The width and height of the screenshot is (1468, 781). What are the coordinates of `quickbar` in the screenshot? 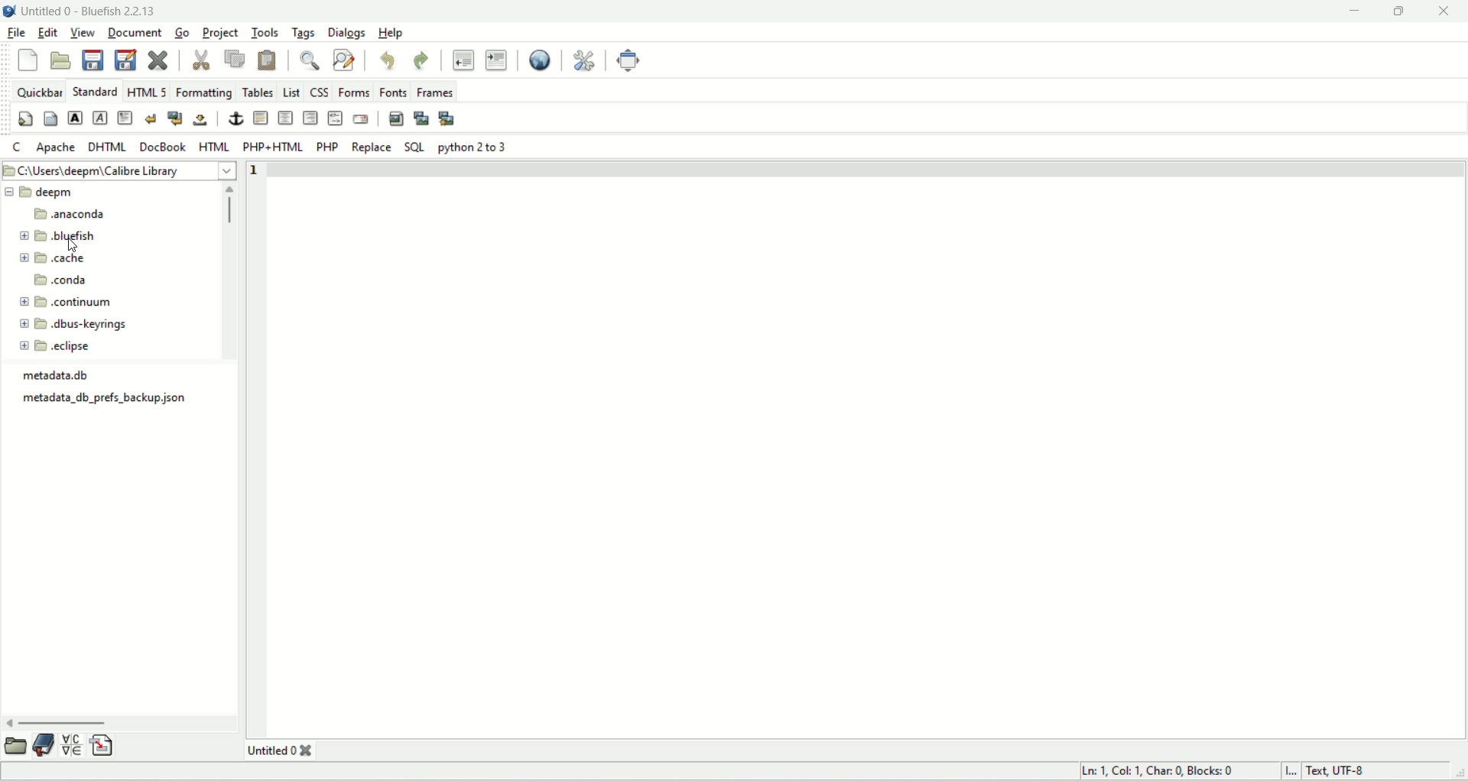 It's located at (38, 90).